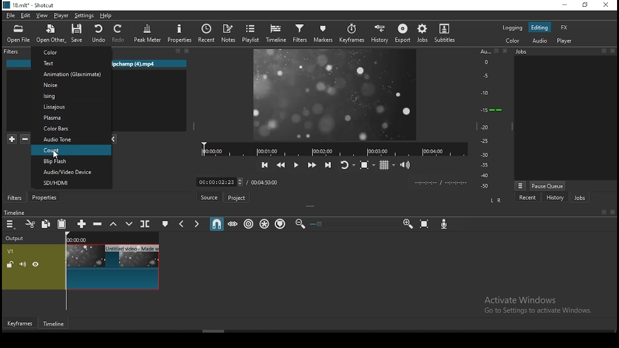 This screenshot has height=348, width=619. What do you see at coordinates (408, 224) in the screenshot?
I see `zoom timeline in` at bounding box center [408, 224].